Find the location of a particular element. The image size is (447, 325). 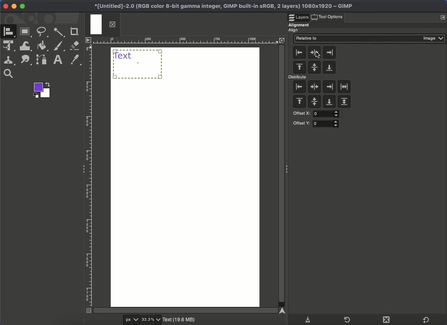

Distribute is located at coordinates (298, 78).